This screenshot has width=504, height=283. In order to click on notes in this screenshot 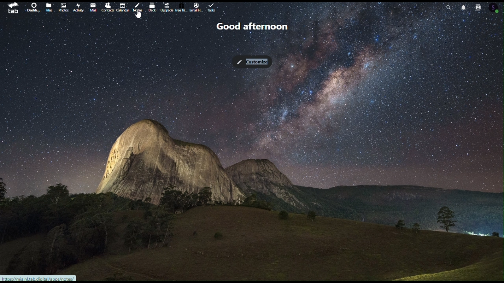, I will do `click(138, 9)`.